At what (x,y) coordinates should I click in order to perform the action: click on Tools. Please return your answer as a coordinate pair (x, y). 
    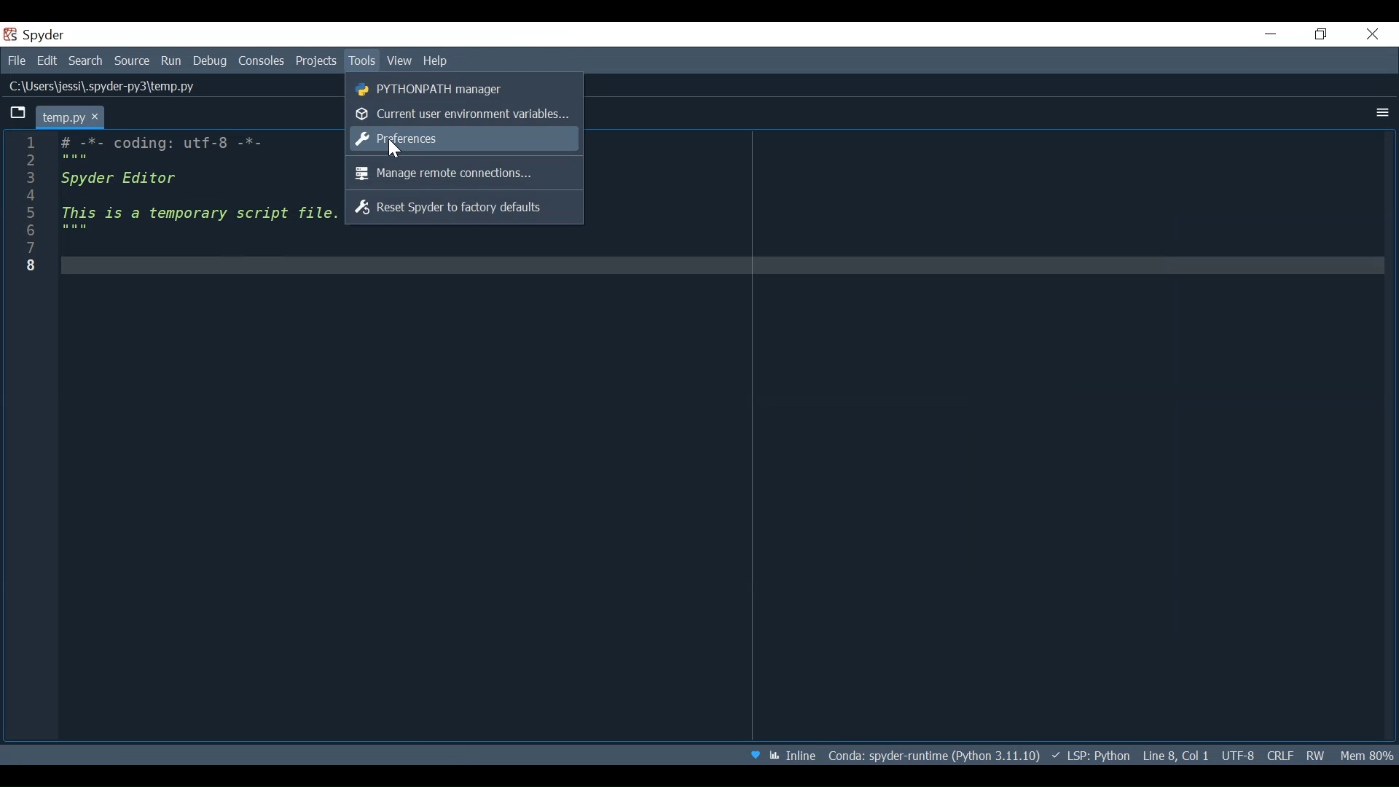
    Looking at the image, I should click on (363, 60).